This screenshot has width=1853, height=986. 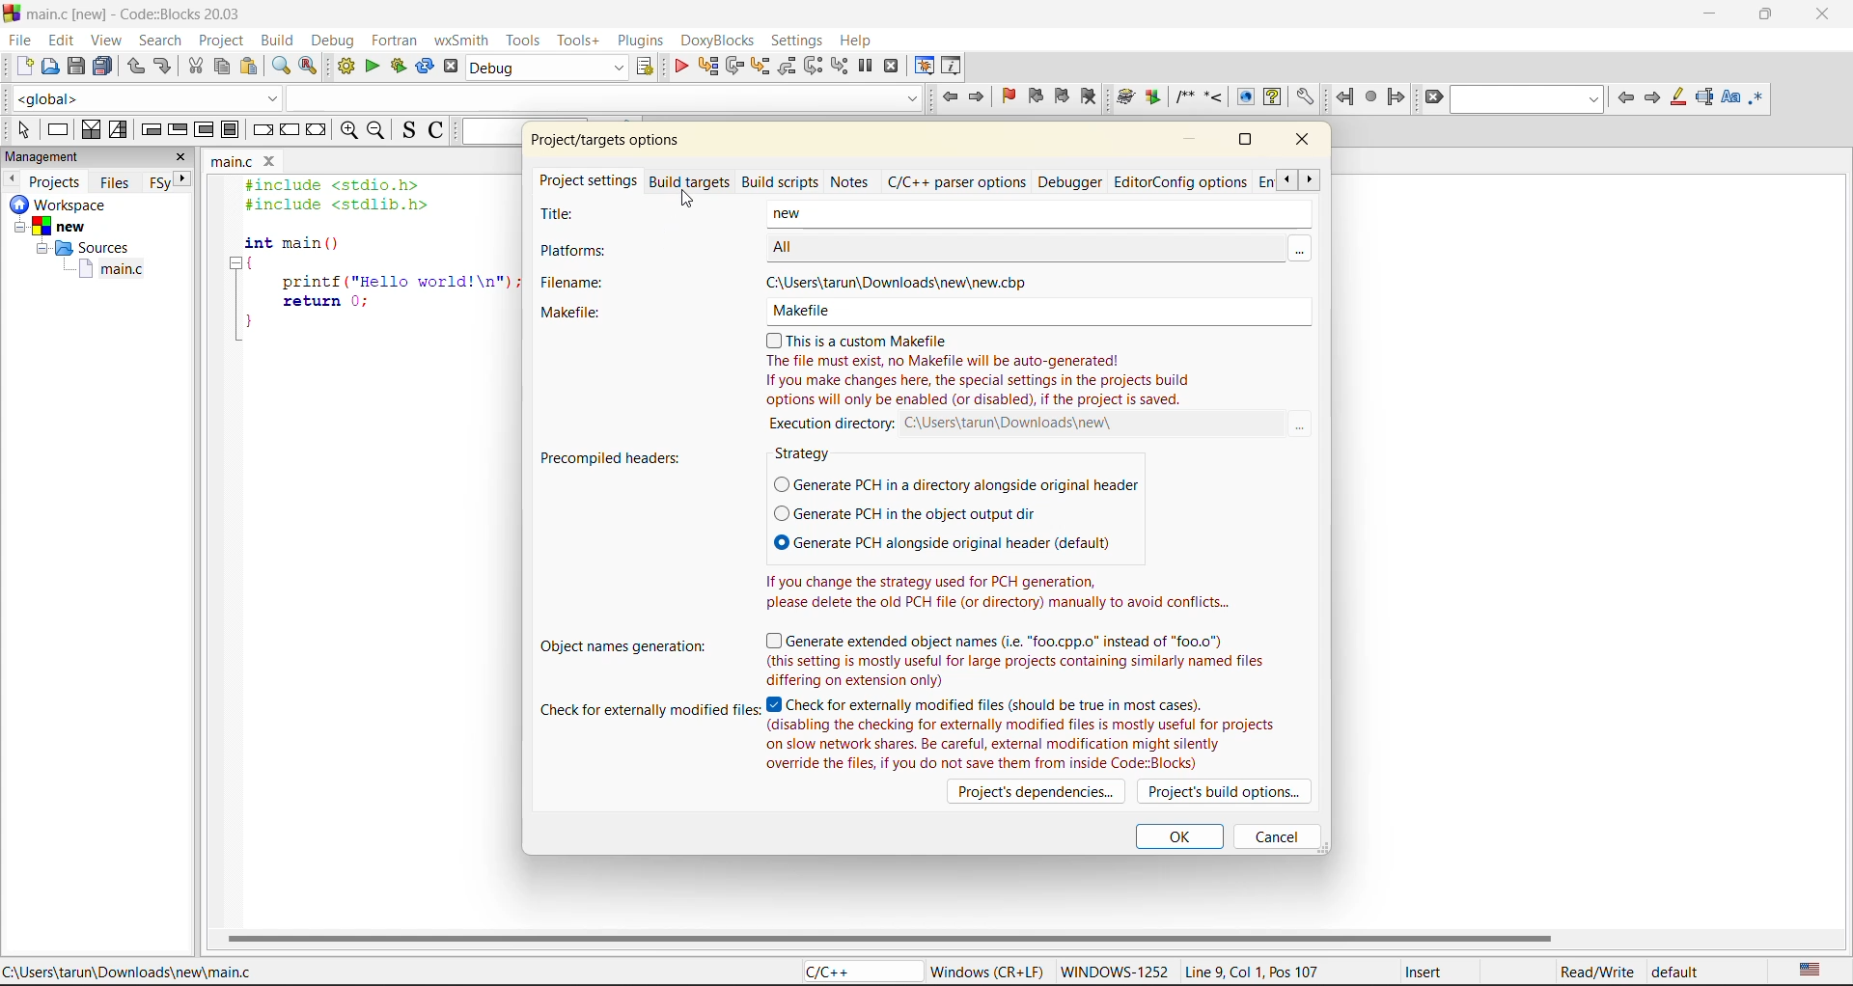 What do you see at coordinates (1678, 98) in the screenshot?
I see `highlight` at bounding box center [1678, 98].